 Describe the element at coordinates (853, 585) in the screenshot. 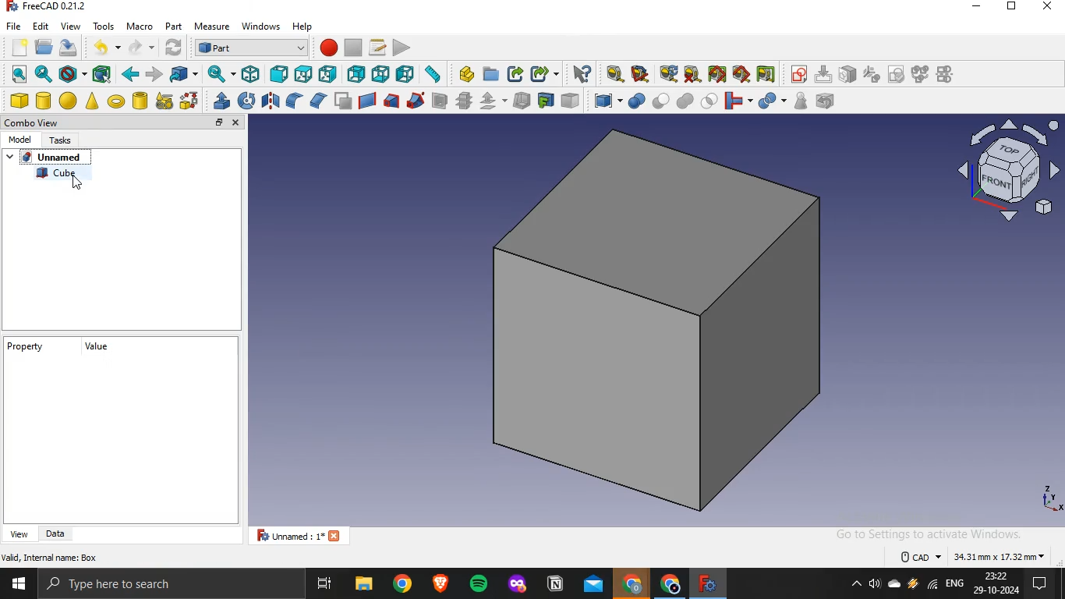

I see `show hidden icons` at that location.